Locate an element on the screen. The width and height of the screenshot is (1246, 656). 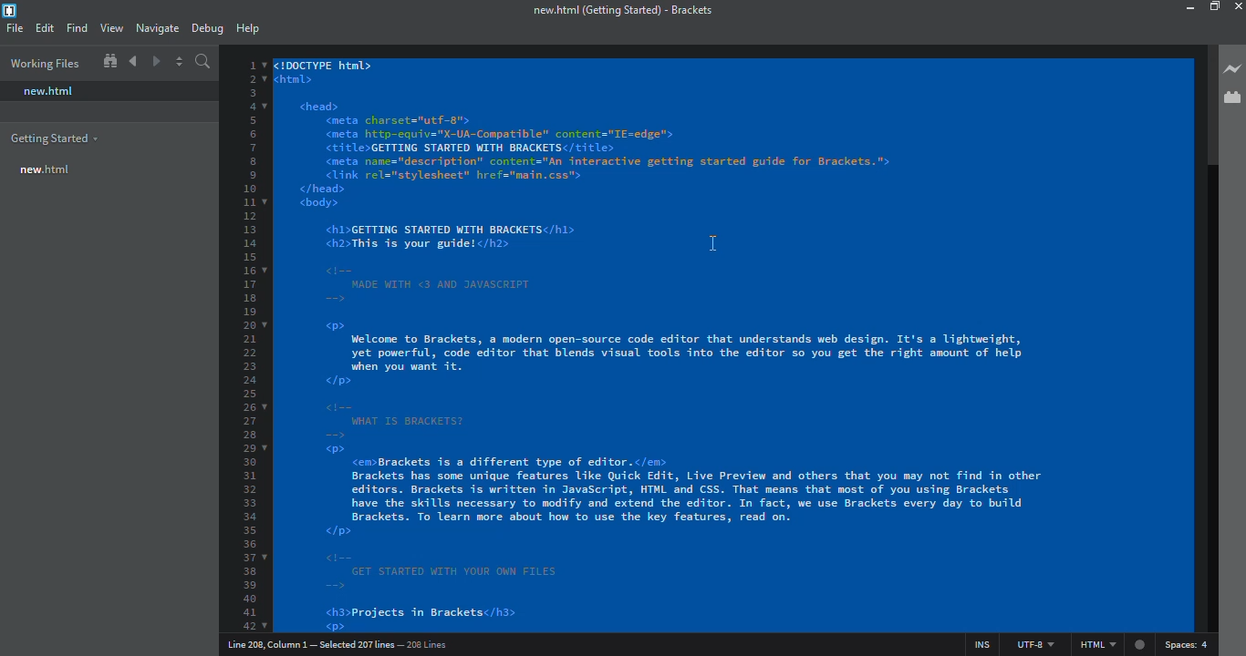
scroll bar is located at coordinates (1207, 112).